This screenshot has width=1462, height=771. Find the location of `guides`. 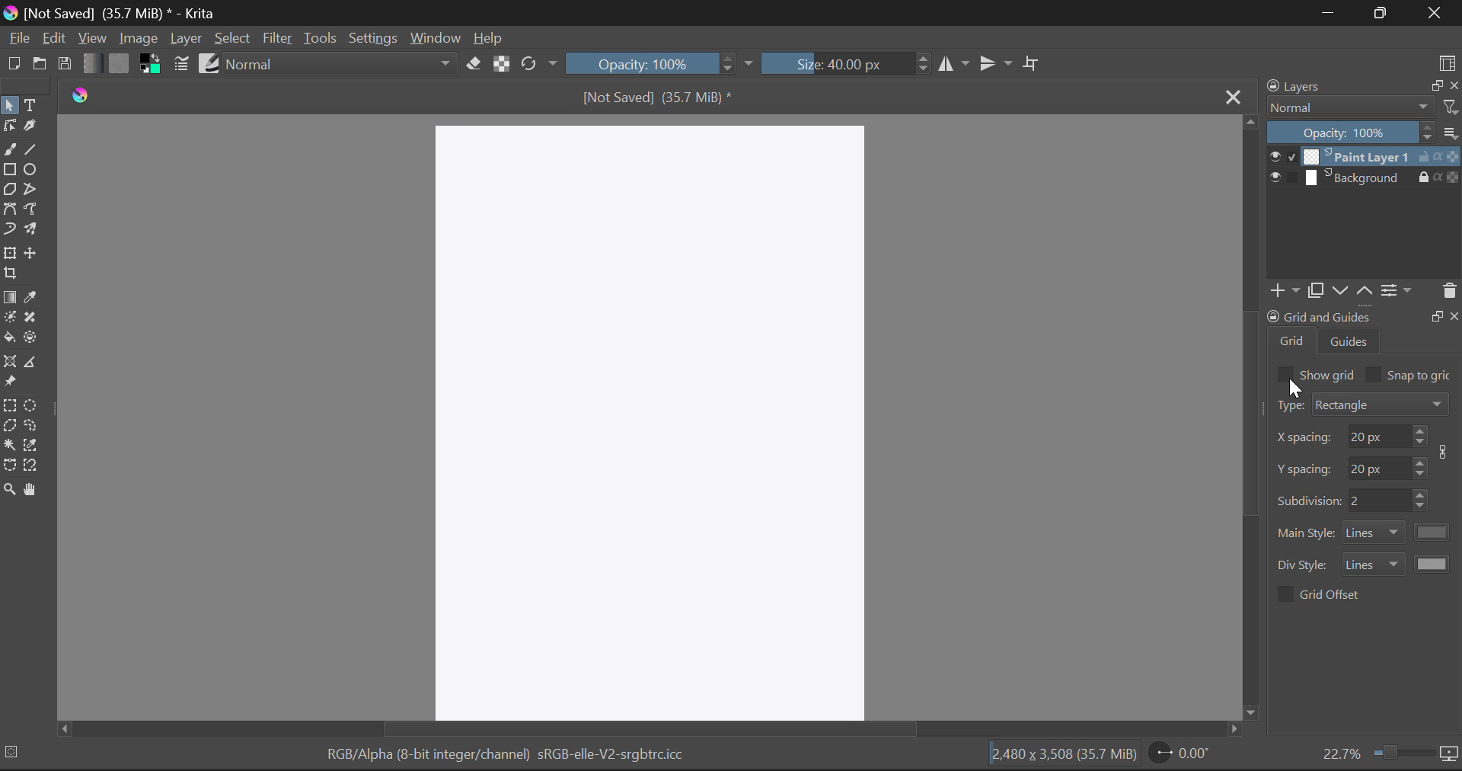

guides is located at coordinates (1350, 341).